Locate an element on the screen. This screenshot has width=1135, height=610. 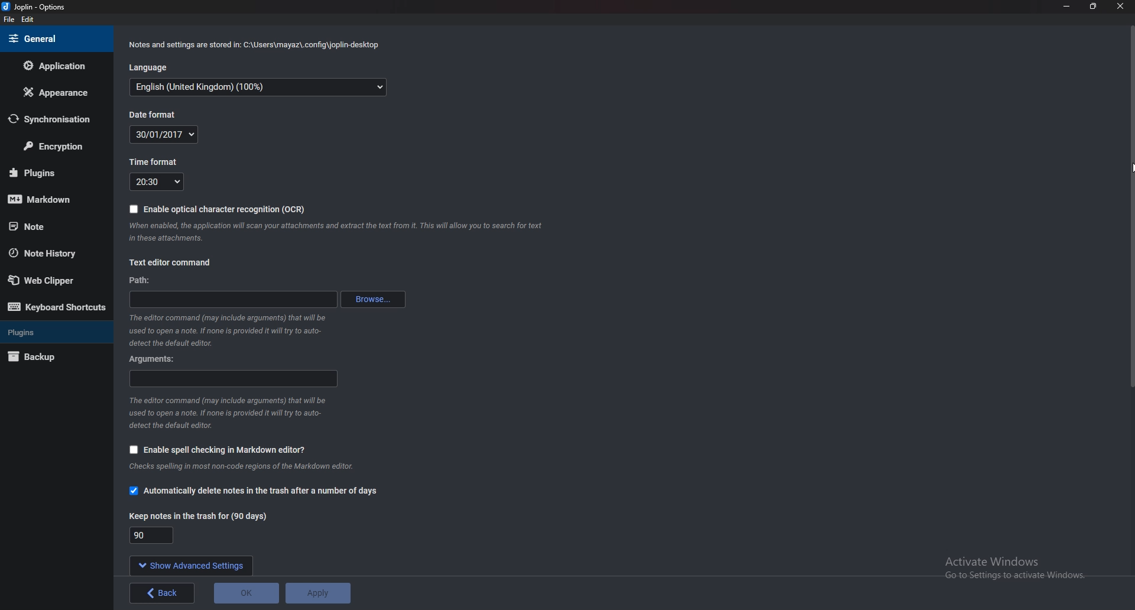
back is located at coordinates (164, 593).